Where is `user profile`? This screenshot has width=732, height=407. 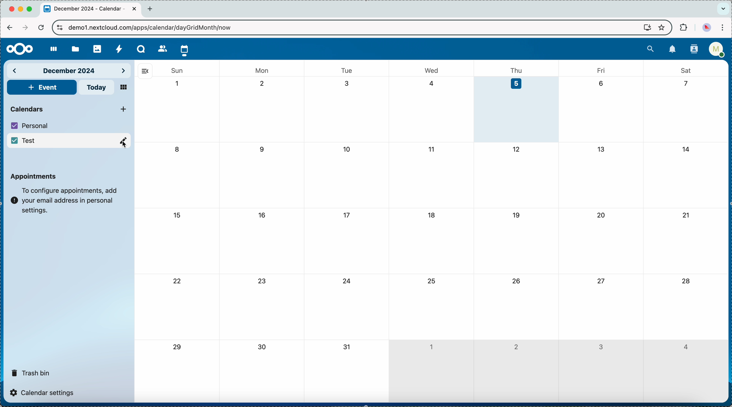
user profile is located at coordinates (716, 51).